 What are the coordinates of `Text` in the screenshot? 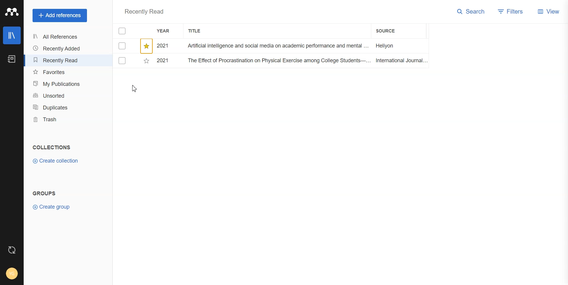 It's located at (51, 148).